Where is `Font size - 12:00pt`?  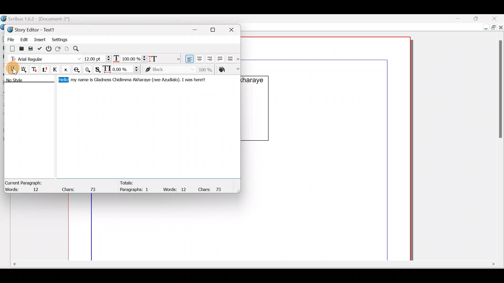 Font size - 12:00pt is located at coordinates (98, 59).